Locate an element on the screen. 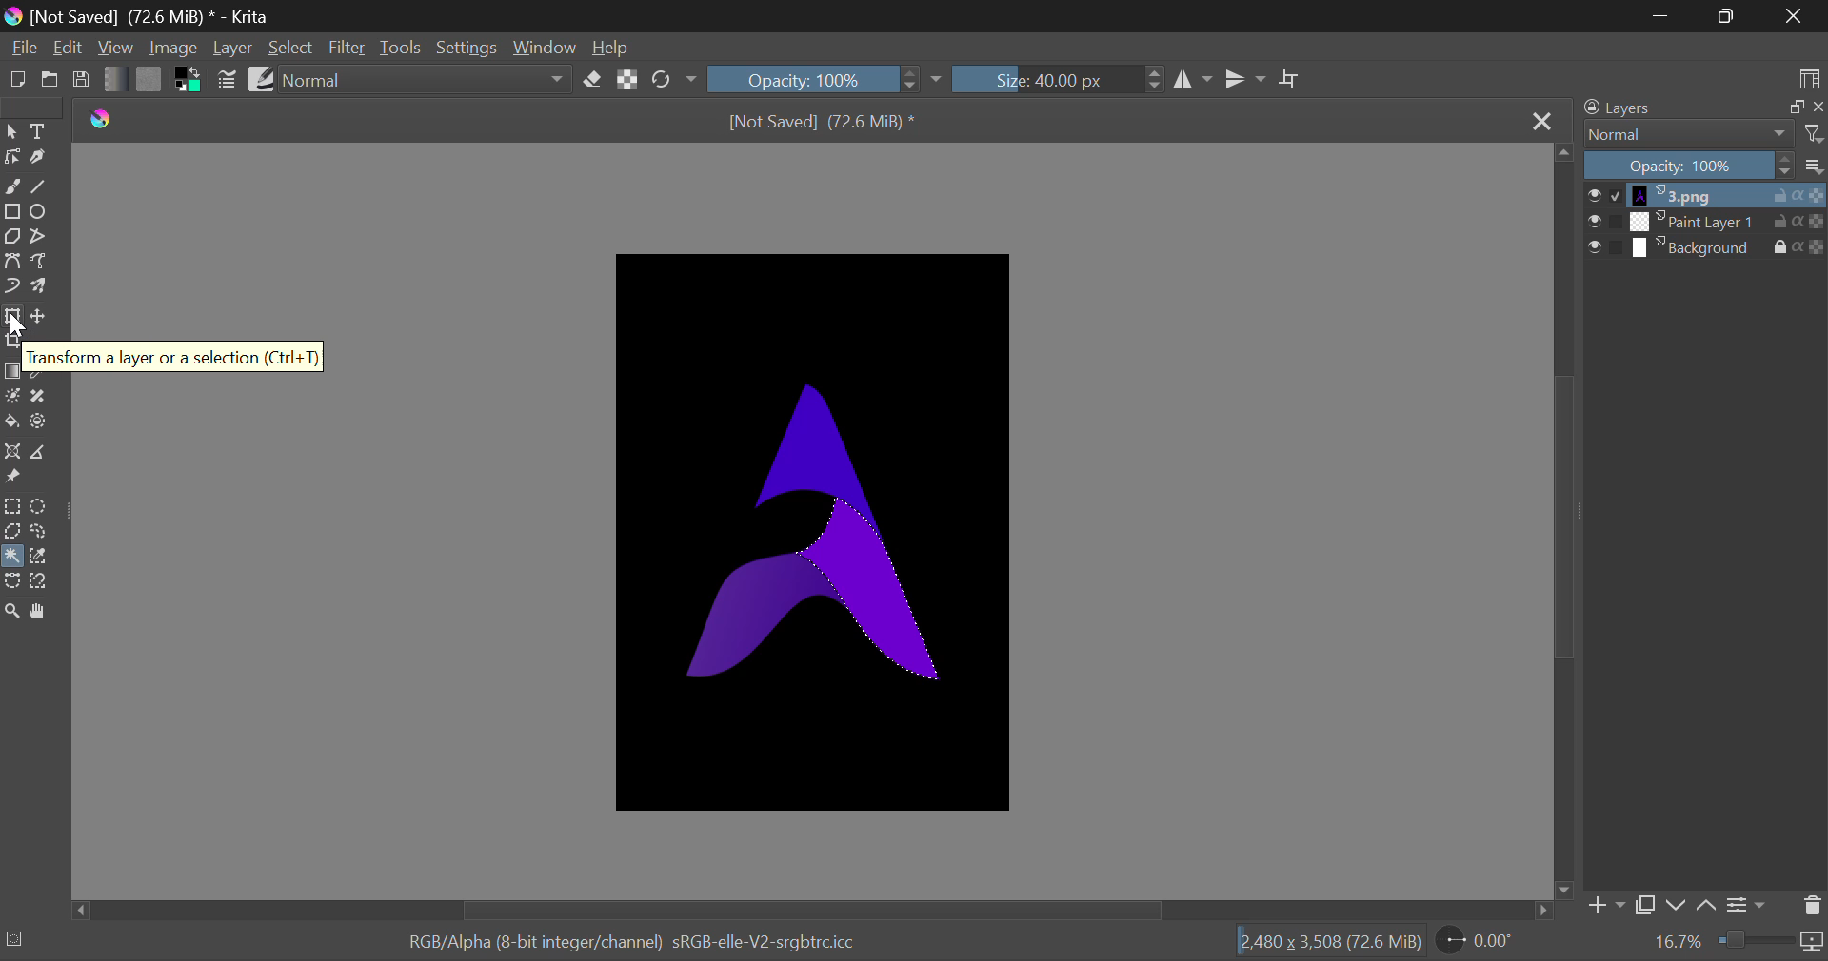 This screenshot has height=961, width=1828. Text is located at coordinates (39, 132).